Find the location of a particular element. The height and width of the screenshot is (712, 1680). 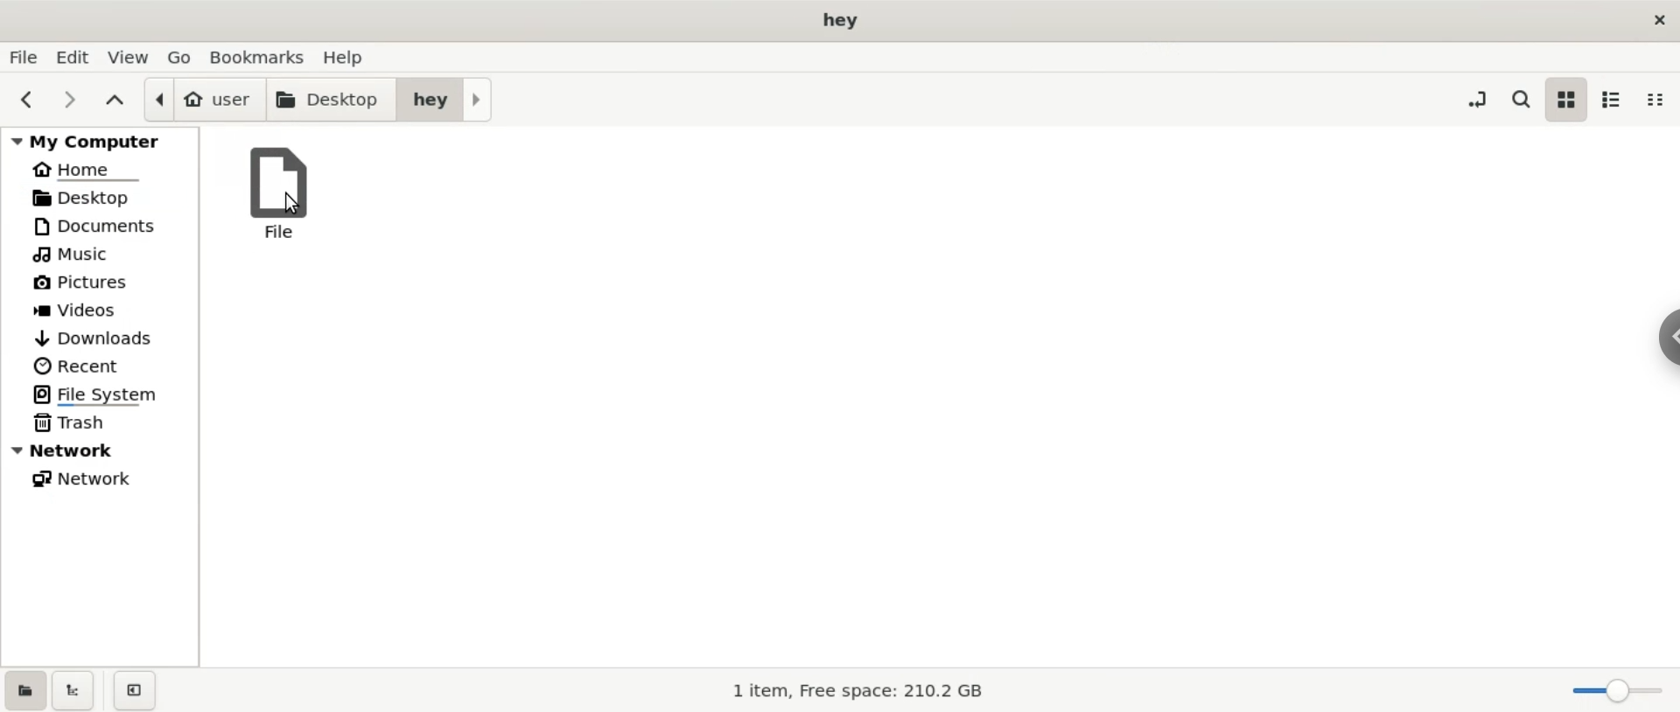

next is located at coordinates (69, 101).